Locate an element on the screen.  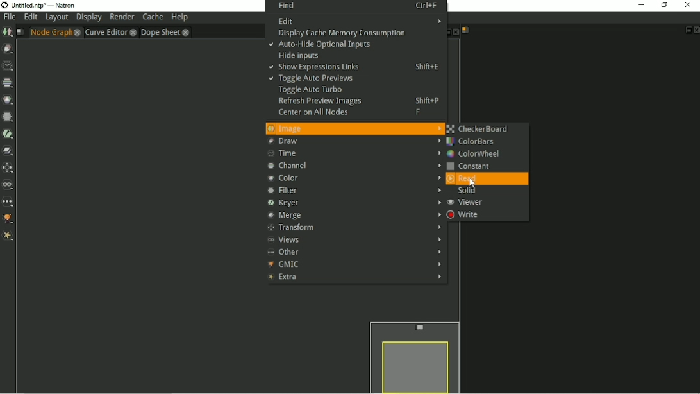
Filter  is located at coordinates (353, 191).